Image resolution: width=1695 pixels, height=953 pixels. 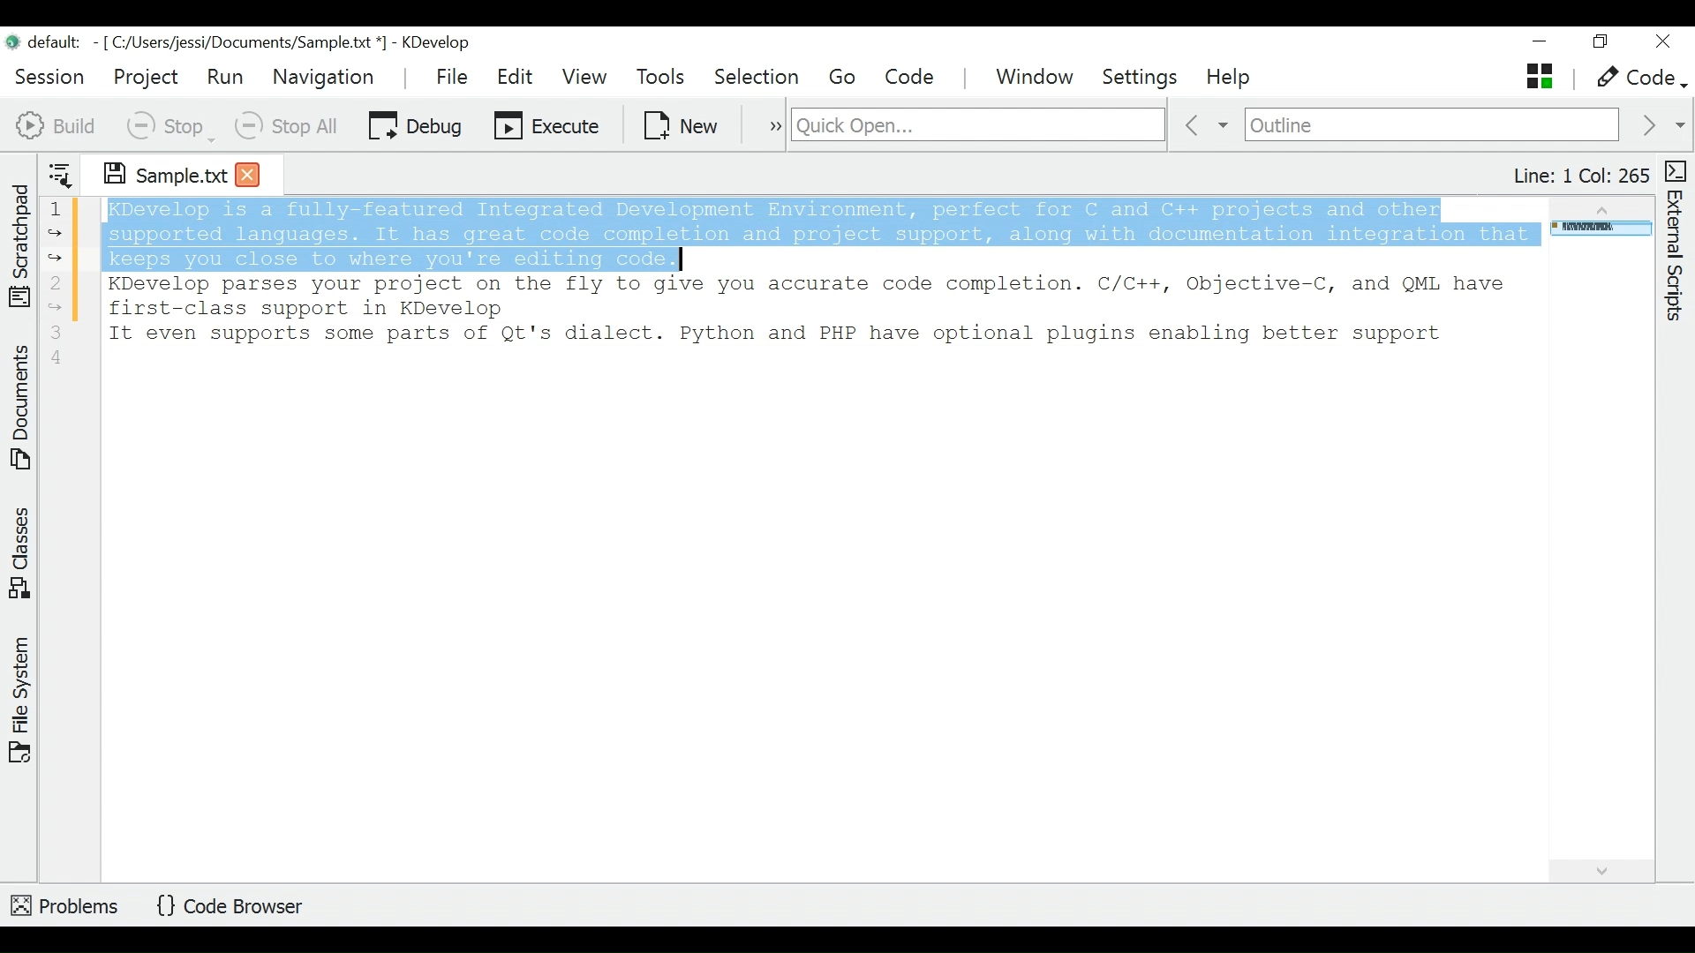 What do you see at coordinates (23, 410) in the screenshot?
I see `Documents` at bounding box center [23, 410].